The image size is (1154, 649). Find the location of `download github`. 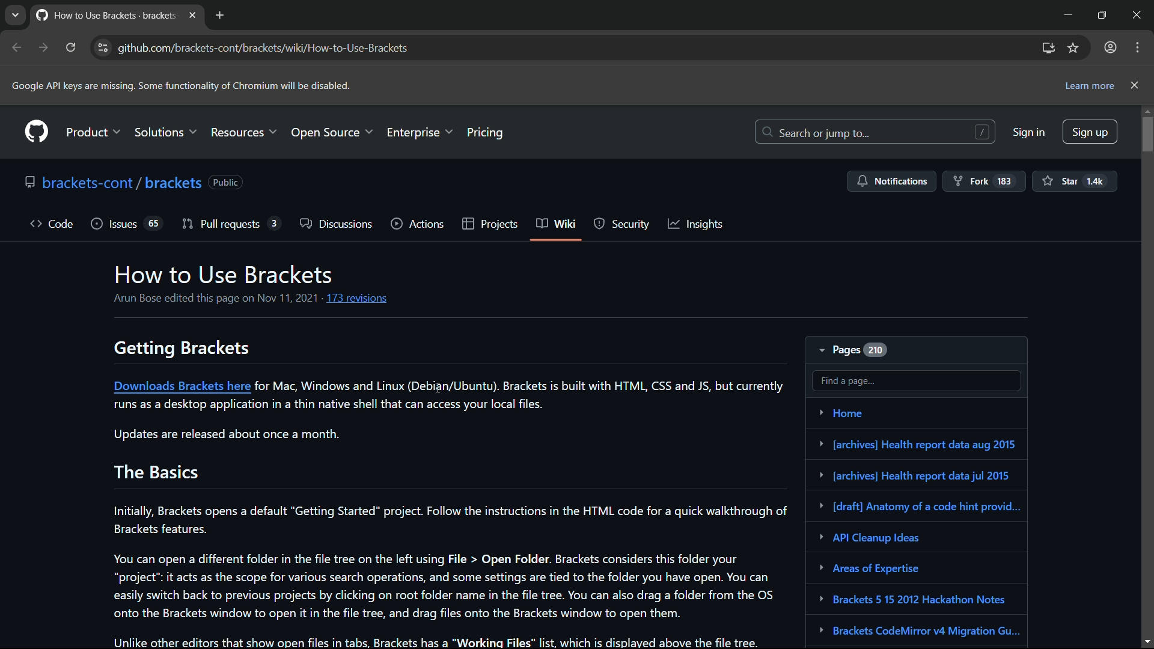

download github is located at coordinates (1049, 49).